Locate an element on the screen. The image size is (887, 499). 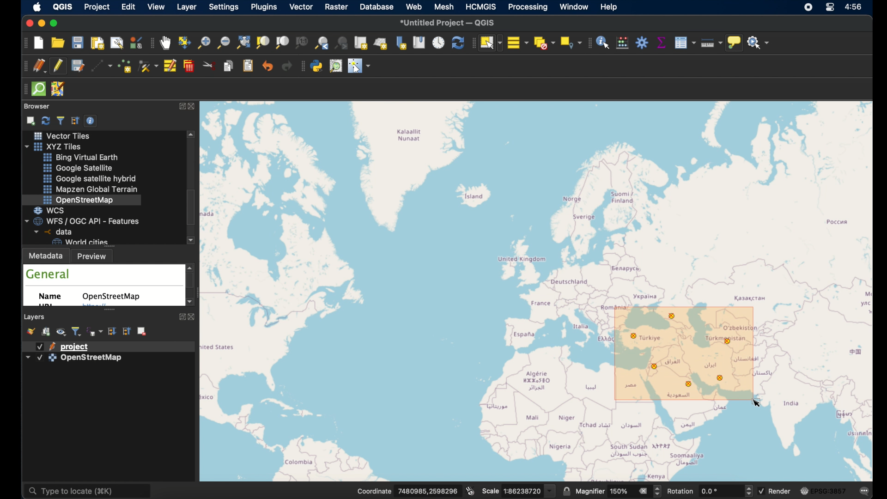
plugins is located at coordinates (264, 8).